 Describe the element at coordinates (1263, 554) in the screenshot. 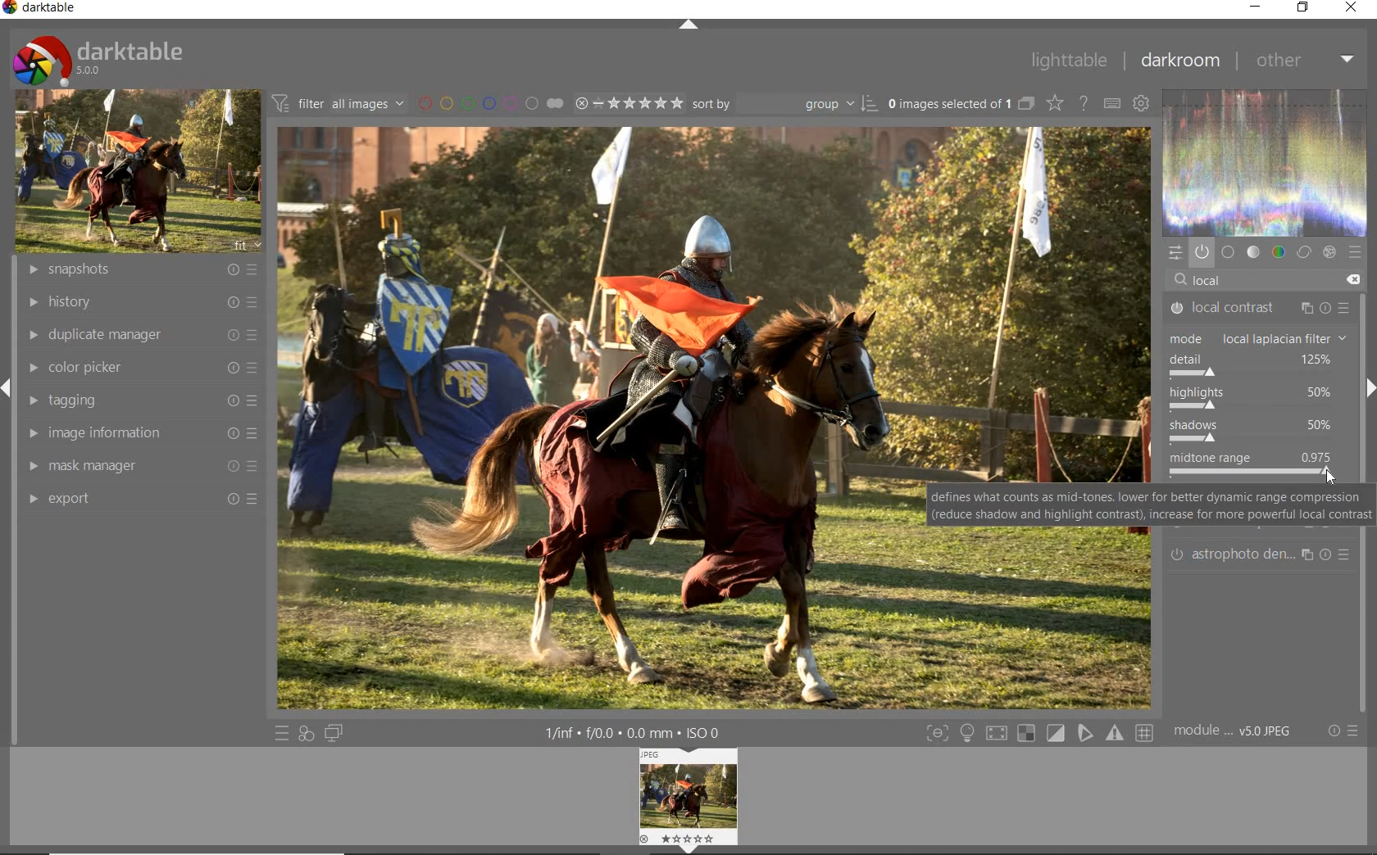

I see `ASTROPHOTE DENSITY` at that location.